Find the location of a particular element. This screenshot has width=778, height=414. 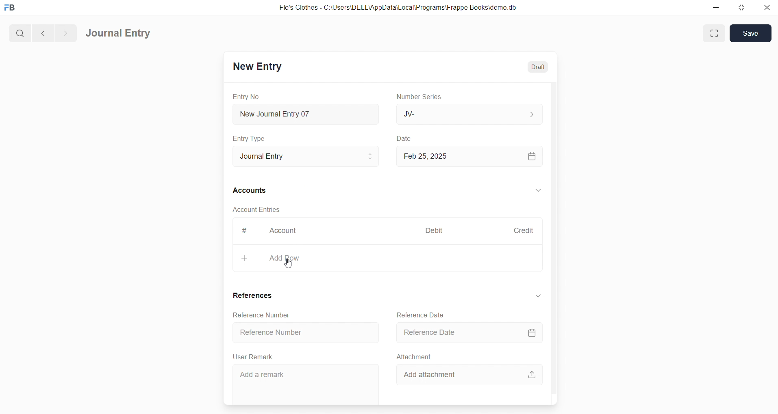

search is located at coordinates (19, 32).